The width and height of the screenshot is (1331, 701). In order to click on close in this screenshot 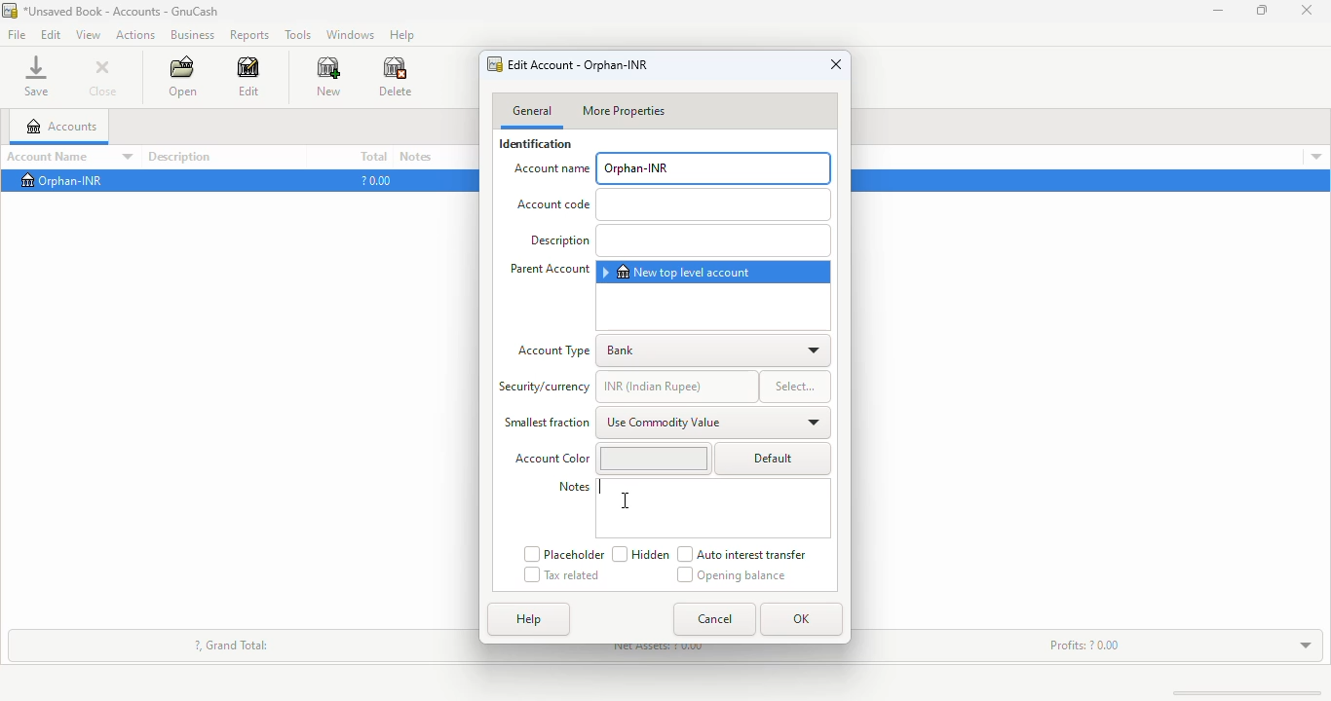, I will do `click(1307, 10)`.